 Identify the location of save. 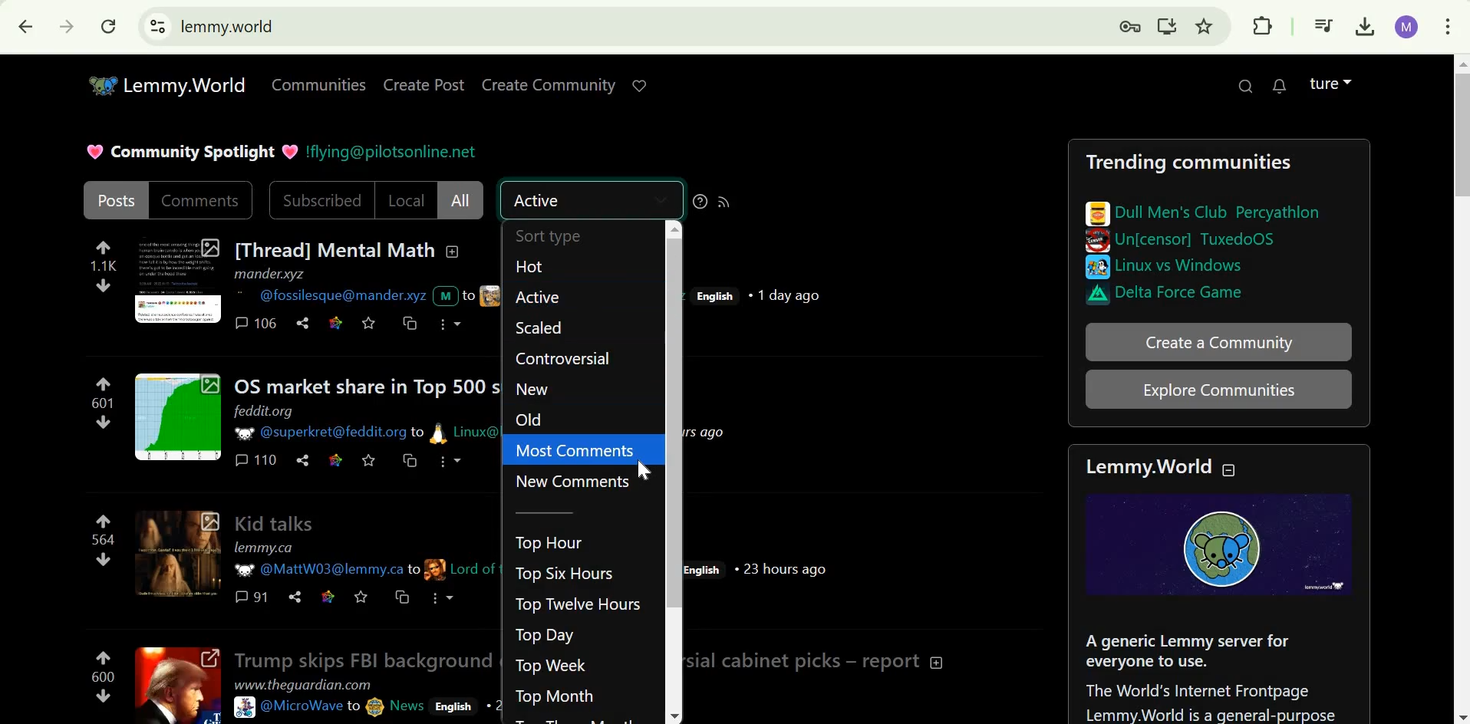
(369, 323).